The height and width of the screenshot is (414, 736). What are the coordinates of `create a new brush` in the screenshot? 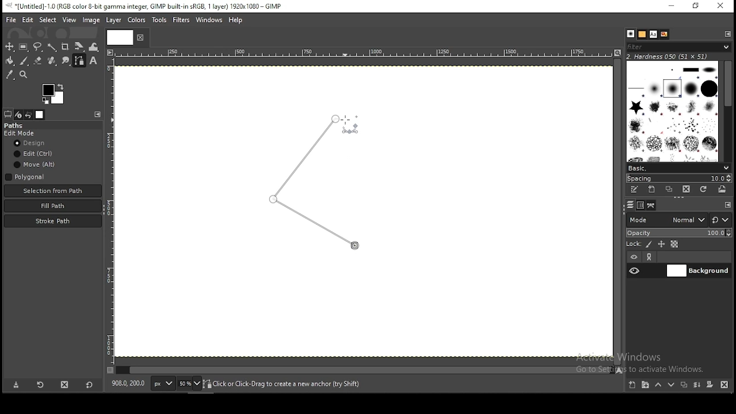 It's located at (653, 189).